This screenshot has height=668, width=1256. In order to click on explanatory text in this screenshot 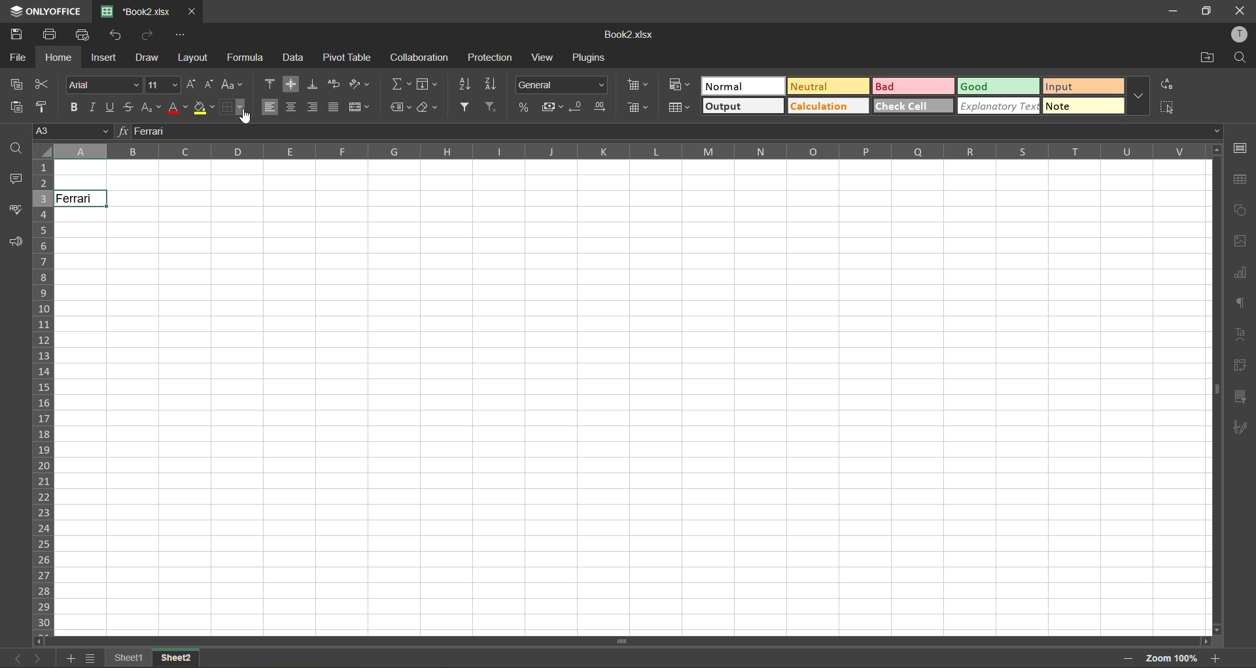, I will do `click(999, 107)`.